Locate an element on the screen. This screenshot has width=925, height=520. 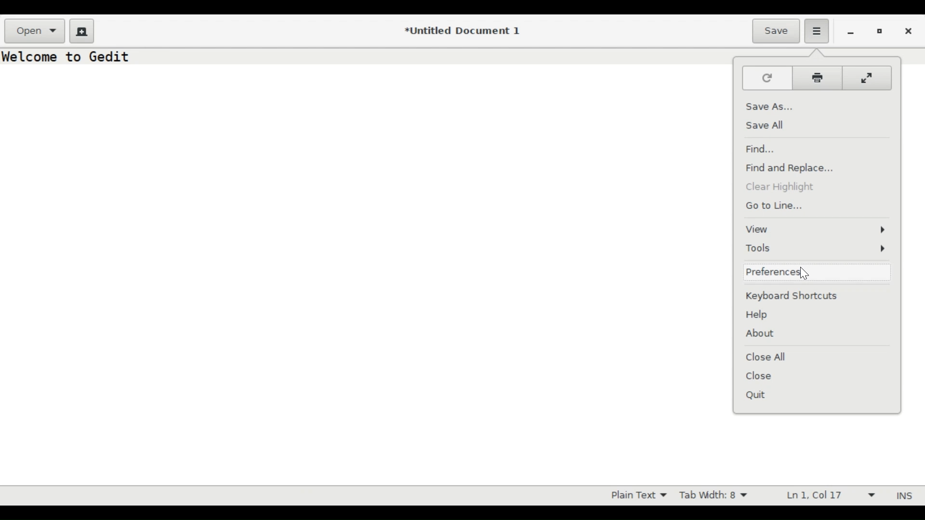
*Untitled Document 1 is located at coordinates (462, 32).